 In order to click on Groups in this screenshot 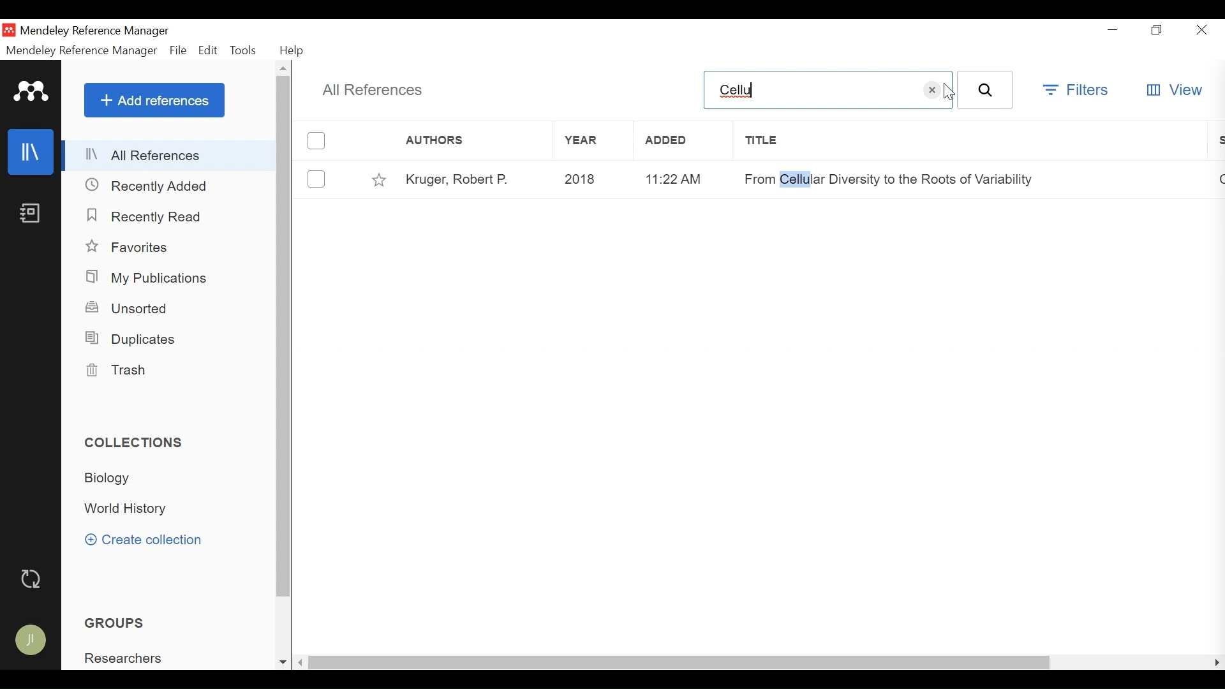, I will do `click(114, 623)`.